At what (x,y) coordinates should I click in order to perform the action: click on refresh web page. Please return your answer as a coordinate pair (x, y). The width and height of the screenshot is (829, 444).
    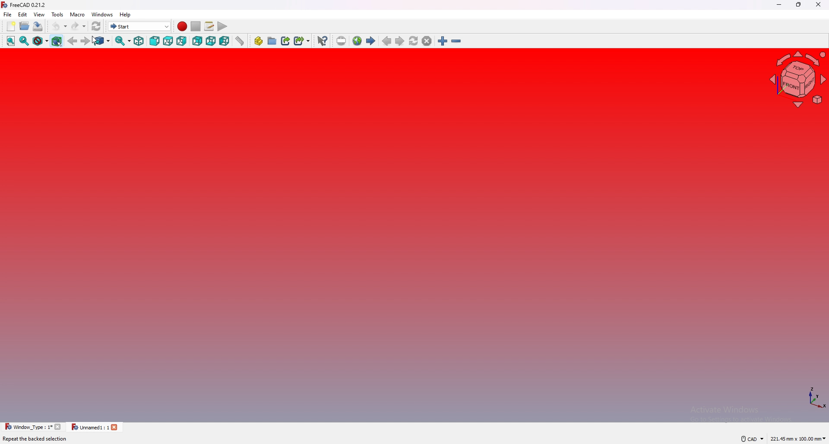
    Looking at the image, I should click on (413, 41).